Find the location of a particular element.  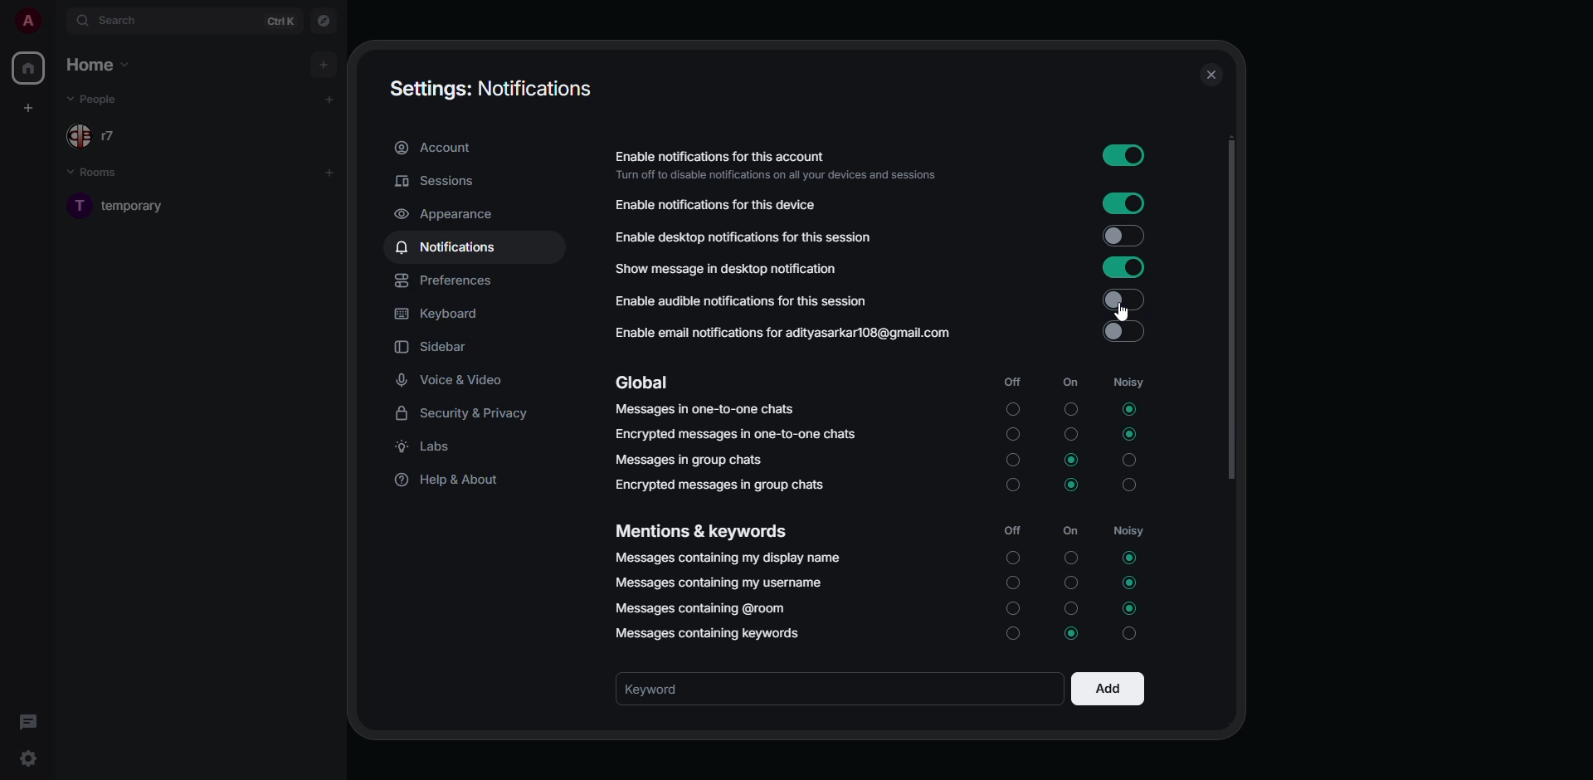

add is located at coordinates (329, 173).